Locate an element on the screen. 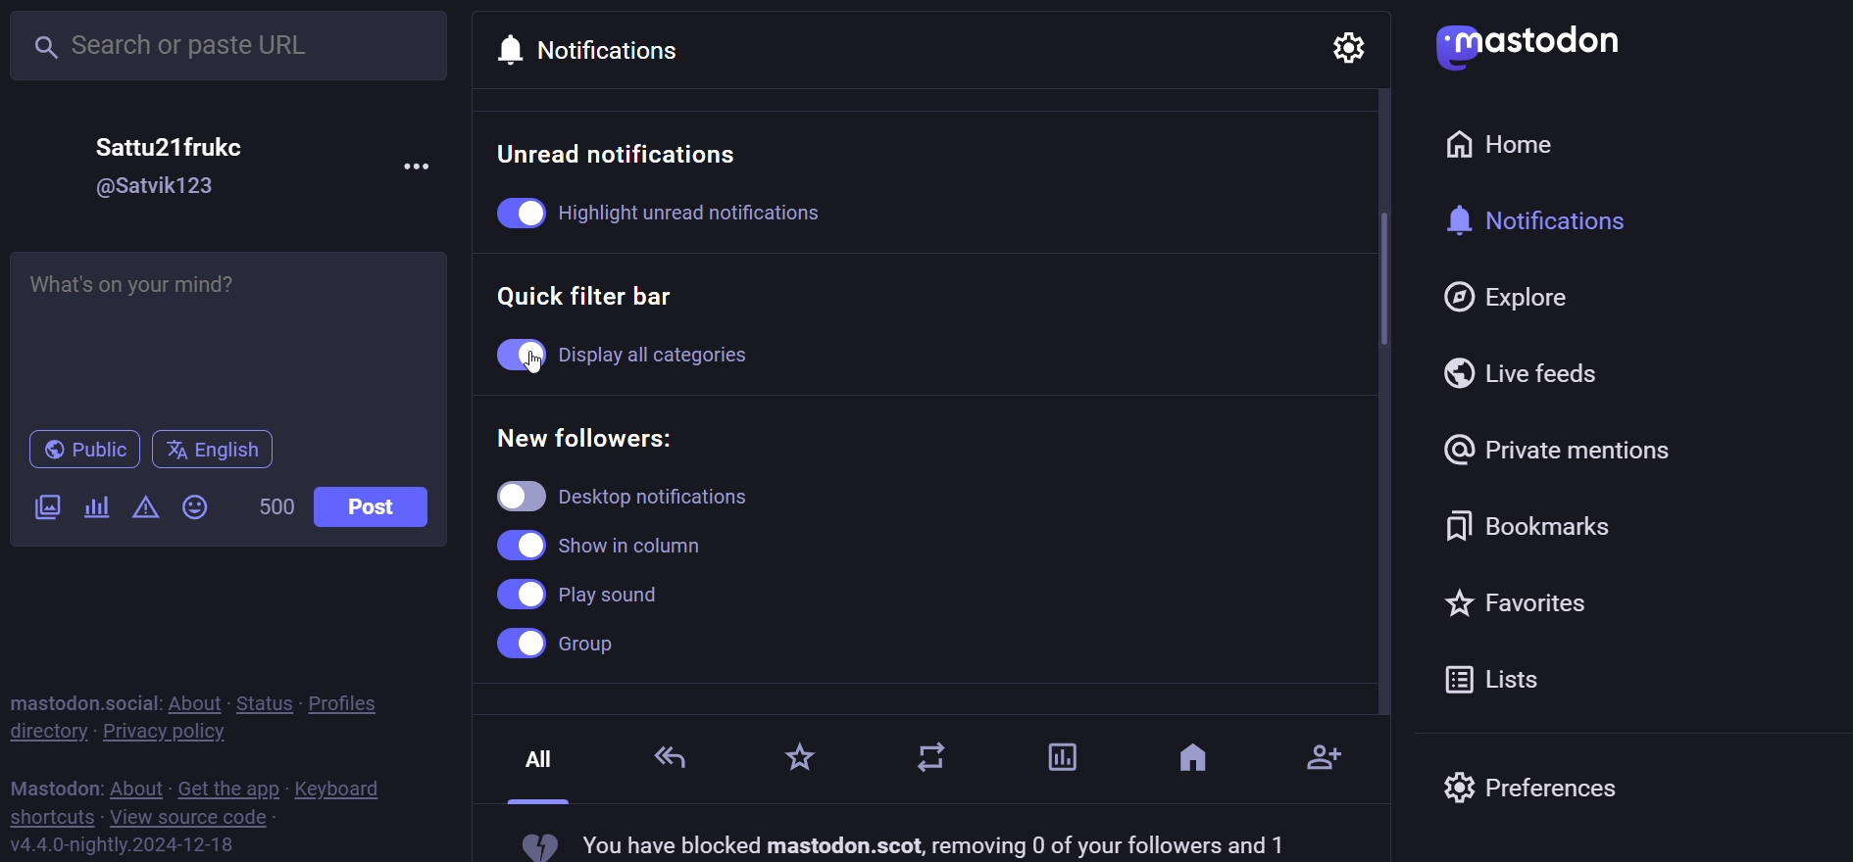 This screenshot has width=1853, height=862. bookmark is located at coordinates (1532, 520).